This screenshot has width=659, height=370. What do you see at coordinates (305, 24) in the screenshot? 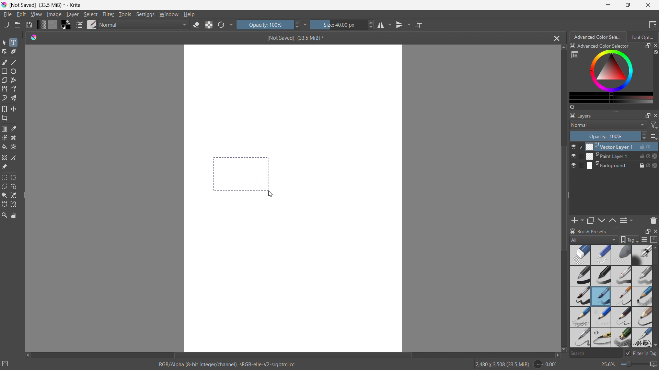
I see `more settings` at bounding box center [305, 24].